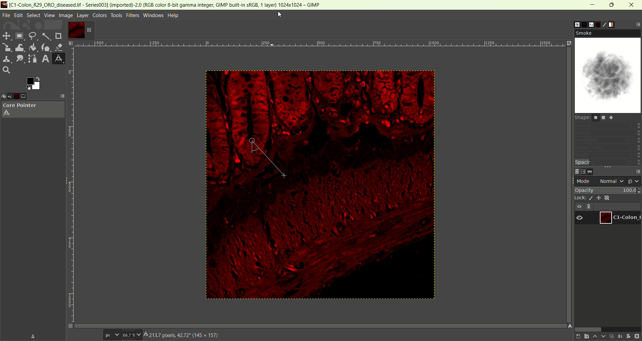  I want to click on spikes, so click(608, 134).